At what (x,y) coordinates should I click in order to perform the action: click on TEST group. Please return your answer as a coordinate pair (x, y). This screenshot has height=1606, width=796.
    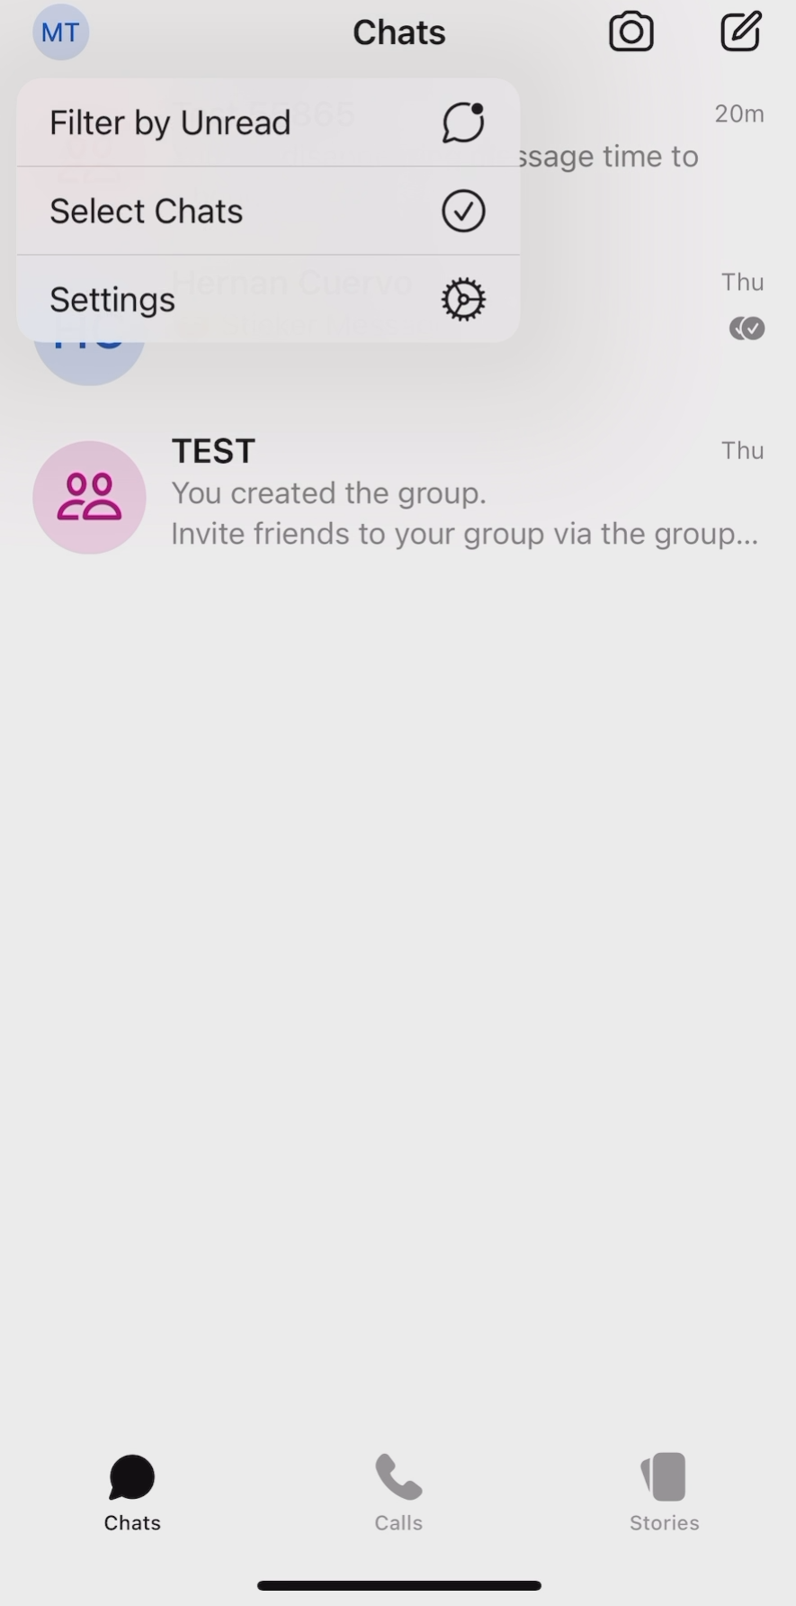
    Looking at the image, I should click on (401, 501).